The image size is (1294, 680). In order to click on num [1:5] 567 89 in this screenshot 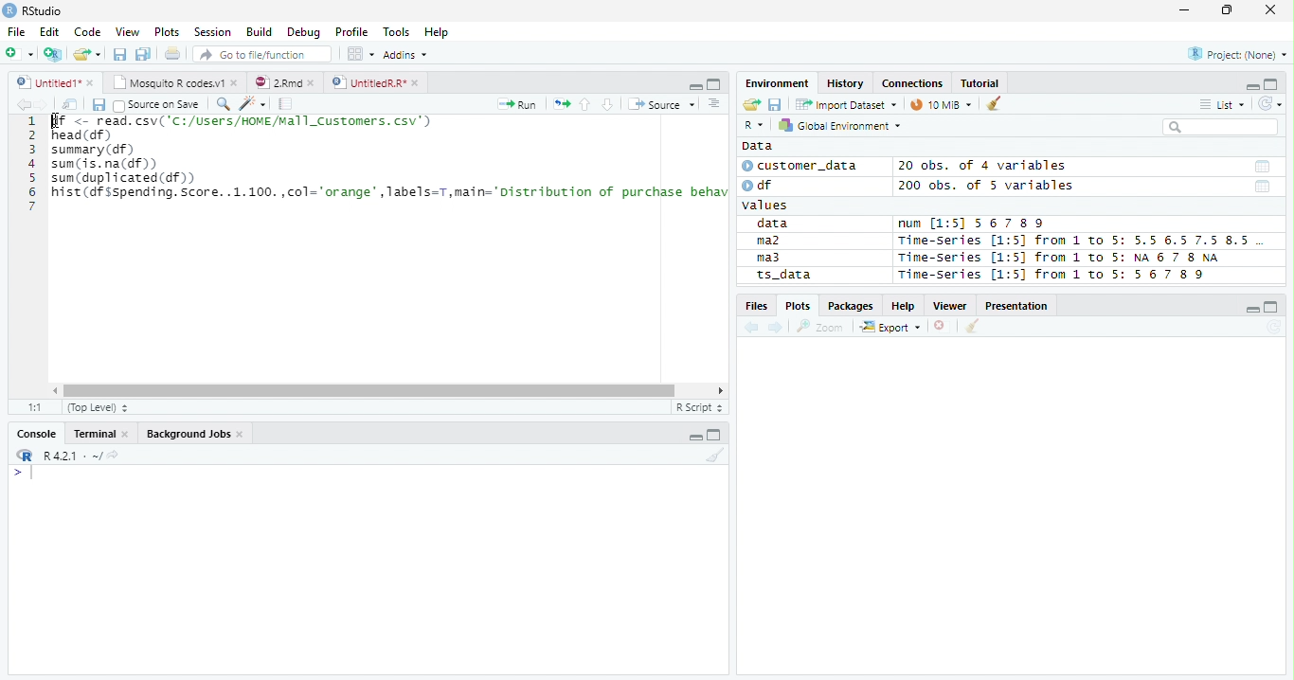, I will do `click(972, 224)`.